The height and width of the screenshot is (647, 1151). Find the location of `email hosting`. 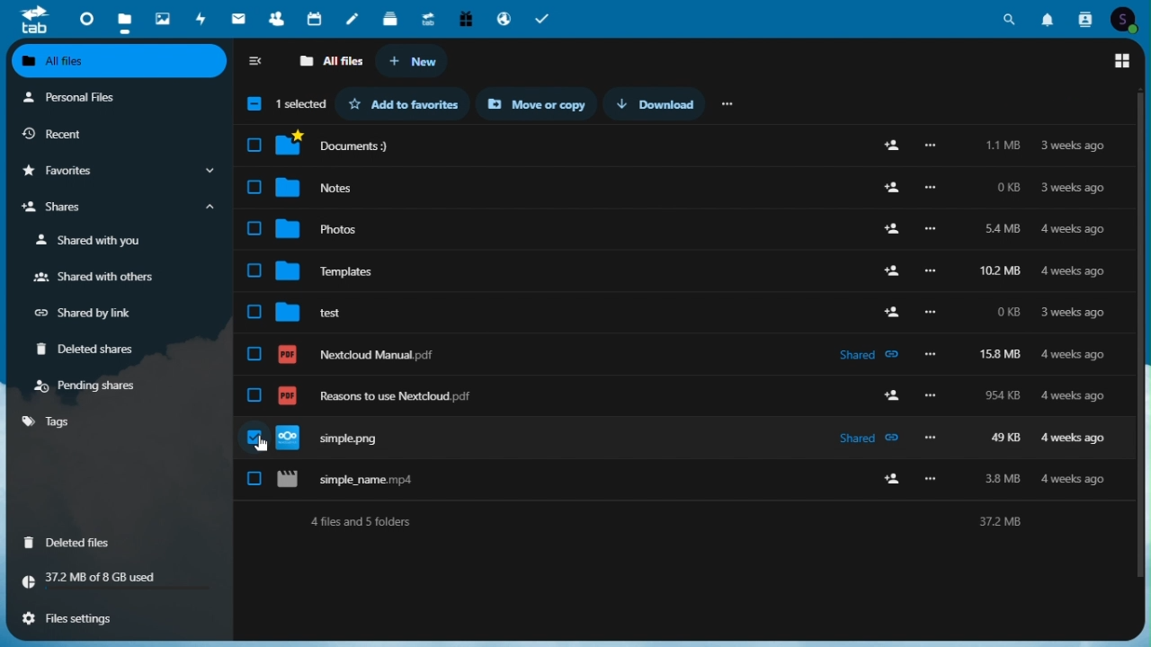

email hosting is located at coordinates (503, 18).